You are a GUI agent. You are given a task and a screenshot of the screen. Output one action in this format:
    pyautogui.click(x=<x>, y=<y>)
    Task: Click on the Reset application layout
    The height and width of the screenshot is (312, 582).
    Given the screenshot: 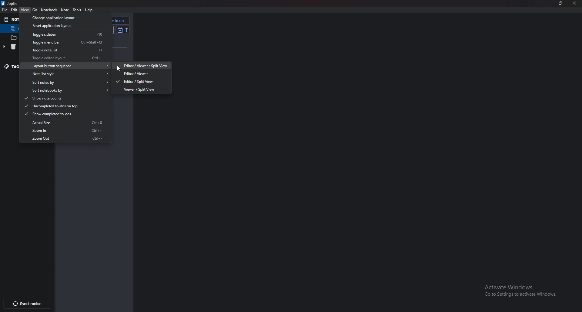 What is the action you would take?
    pyautogui.click(x=64, y=26)
    